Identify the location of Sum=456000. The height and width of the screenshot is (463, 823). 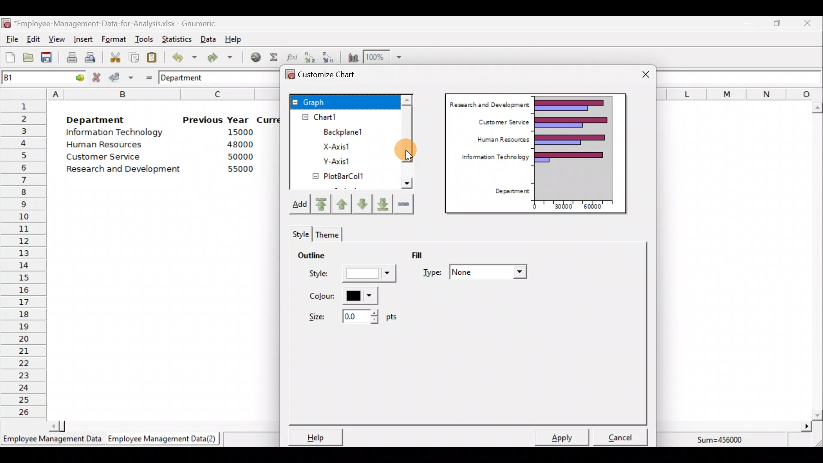
(724, 441).